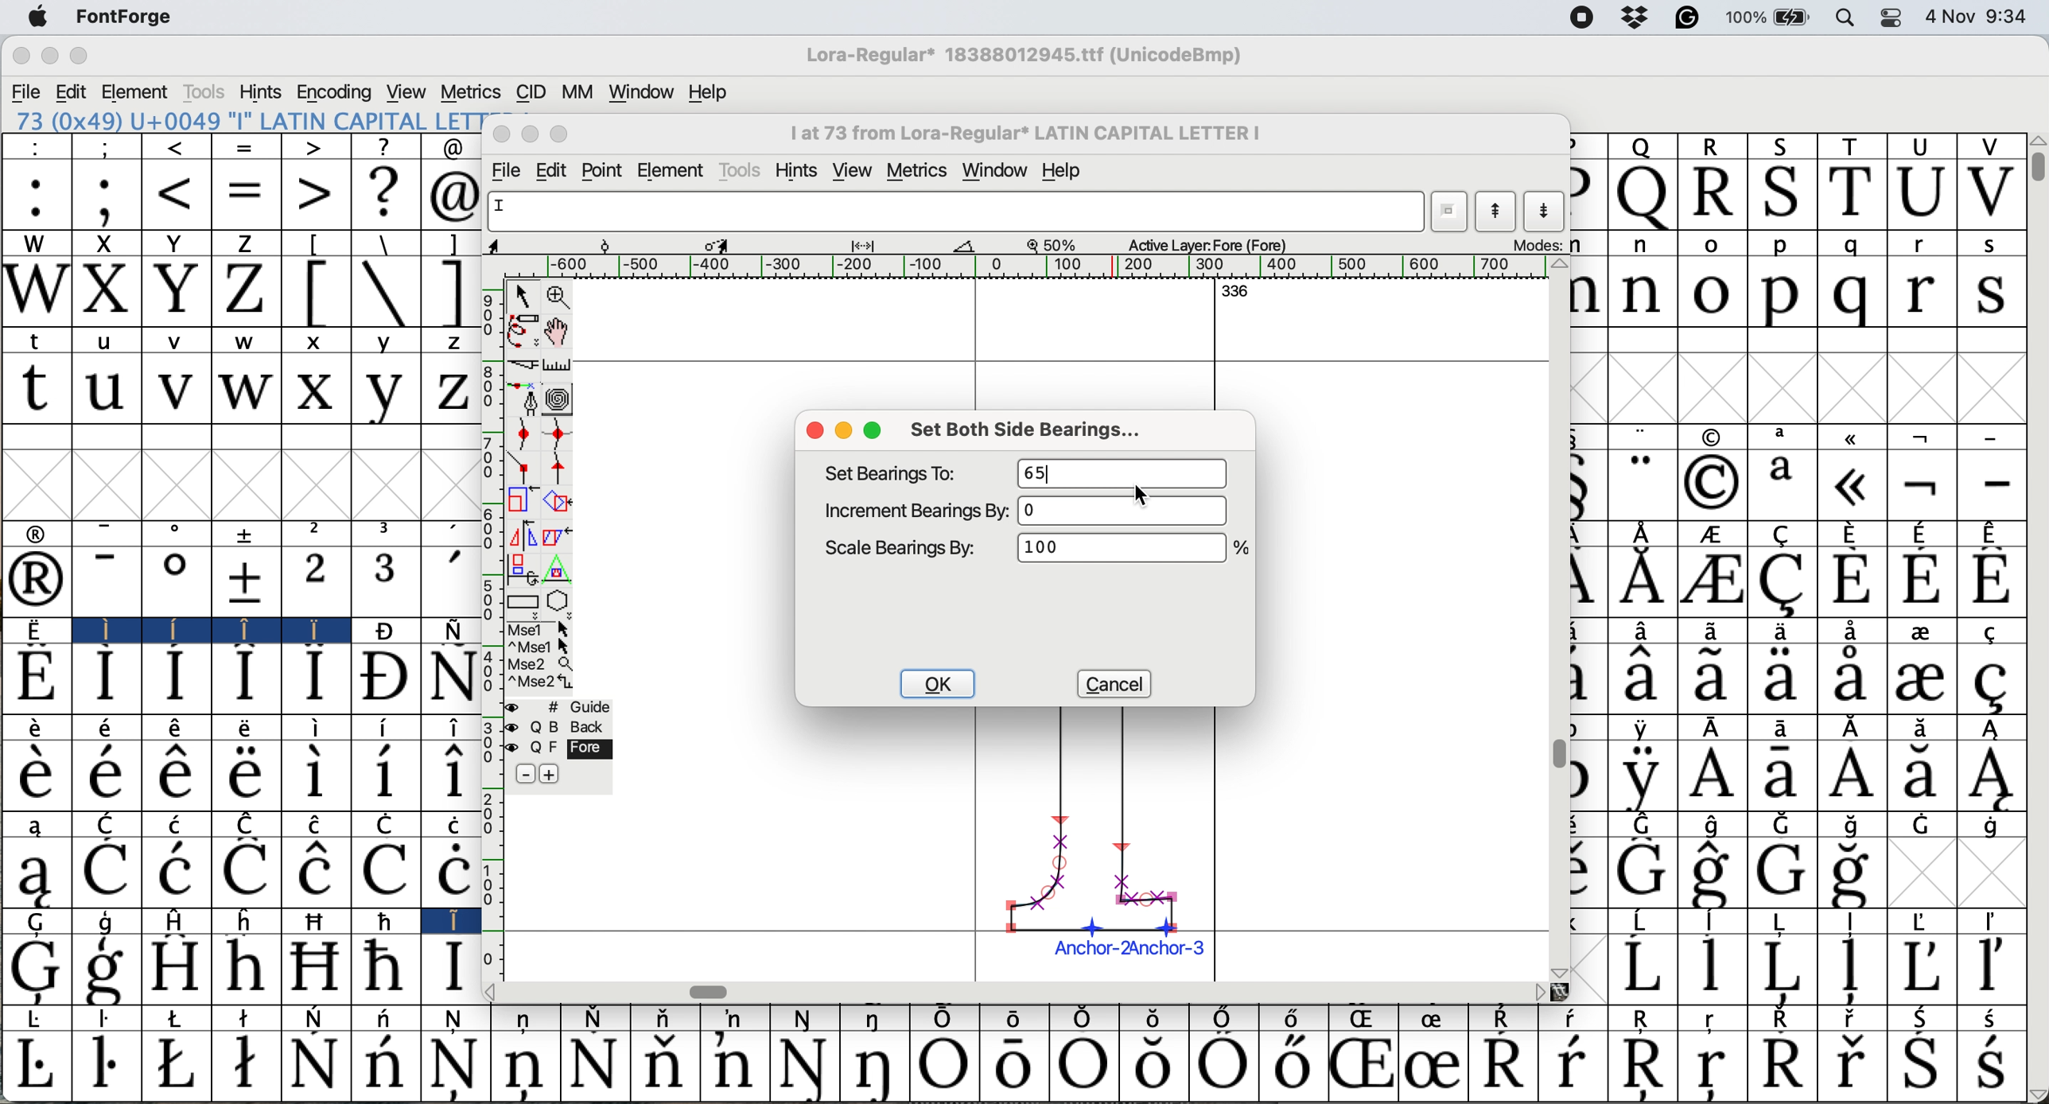  Describe the element at coordinates (561, 468) in the screenshot. I see `tangent point` at that location.